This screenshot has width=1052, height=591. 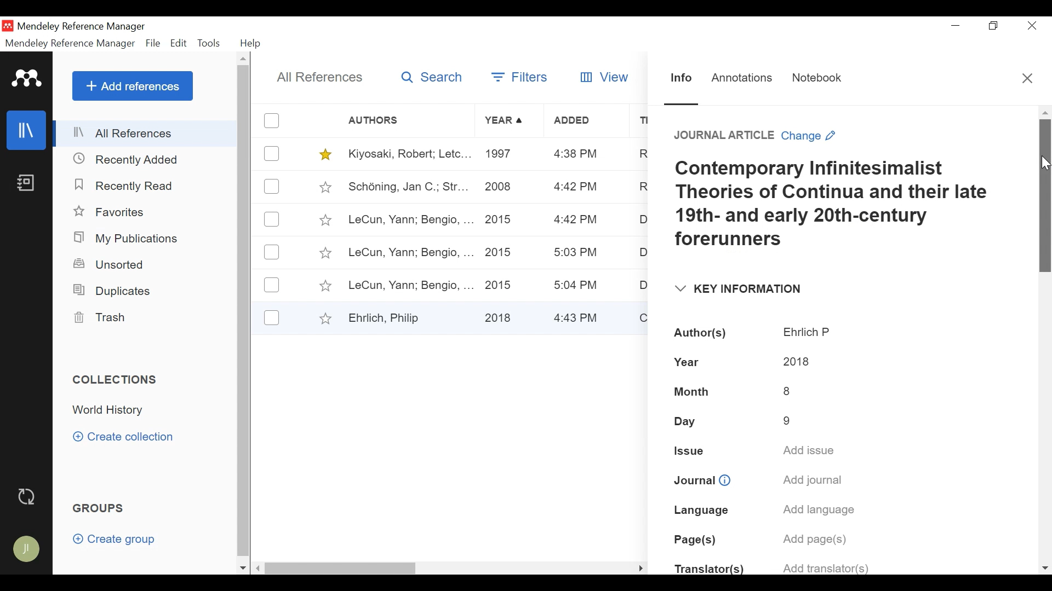 What do you see at coordinates (501, 252) in the screenshot?
I see `2015` at bounding box center [501, 252].